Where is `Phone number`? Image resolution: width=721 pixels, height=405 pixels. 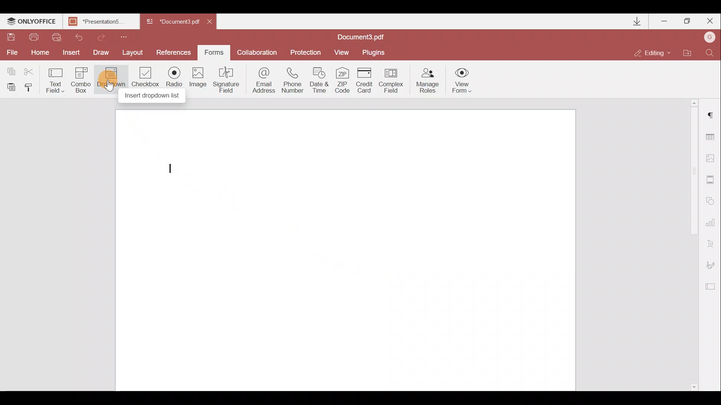 Phone number is located at coordinates (294, 80).